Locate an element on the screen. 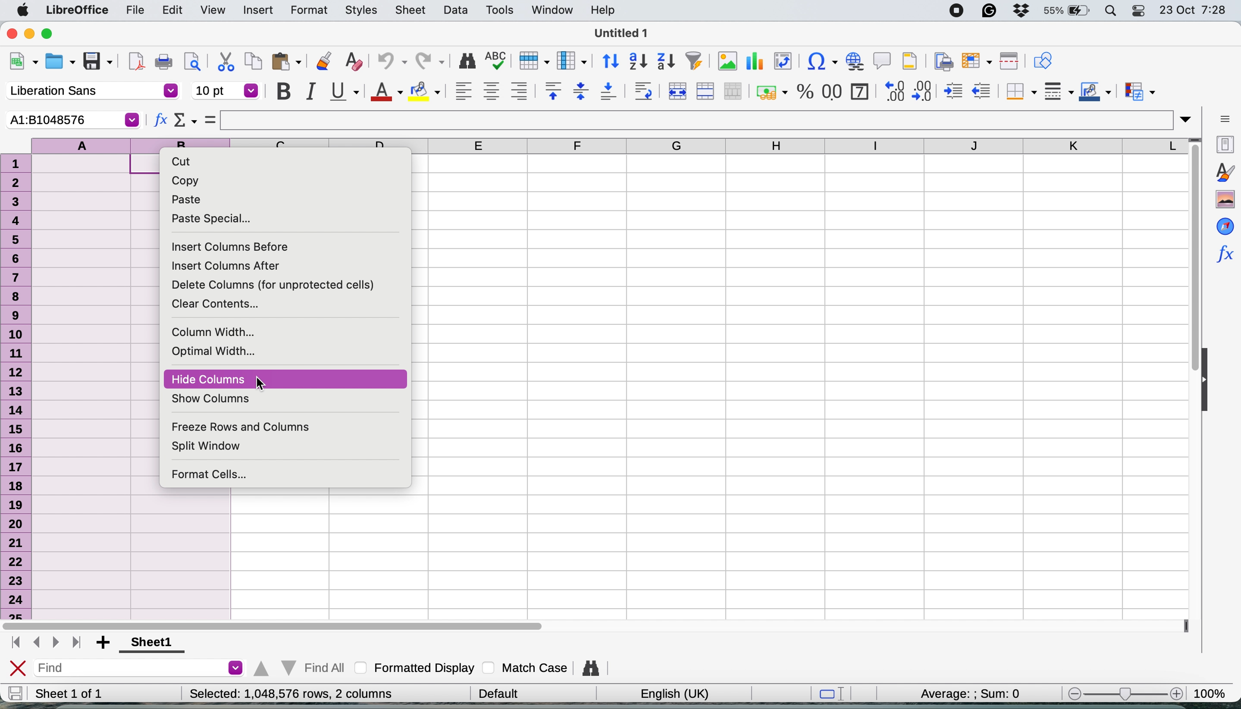 The height and width of the screenshot is (709, 1241). collapse is located at coordinates (1207, 378).